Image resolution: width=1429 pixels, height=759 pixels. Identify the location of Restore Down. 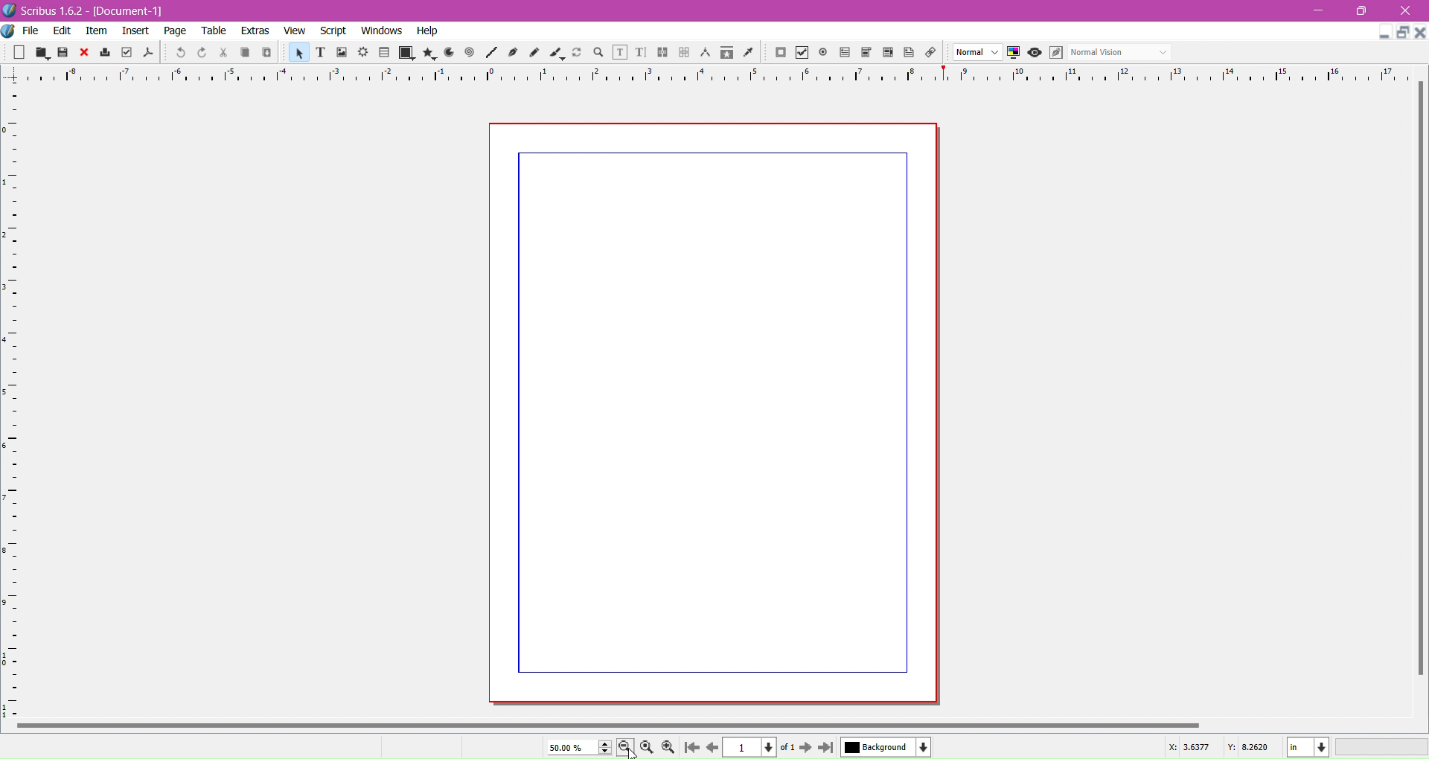
(1363, 11).